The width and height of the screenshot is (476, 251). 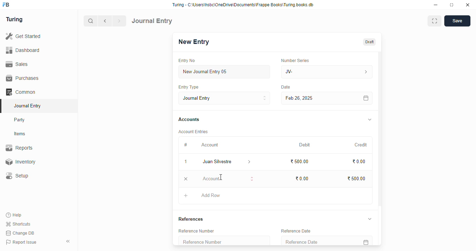 What do you see at coordinates (187, 61) in the screenshot?
I see `entry no` at bounding box center [187, 61].